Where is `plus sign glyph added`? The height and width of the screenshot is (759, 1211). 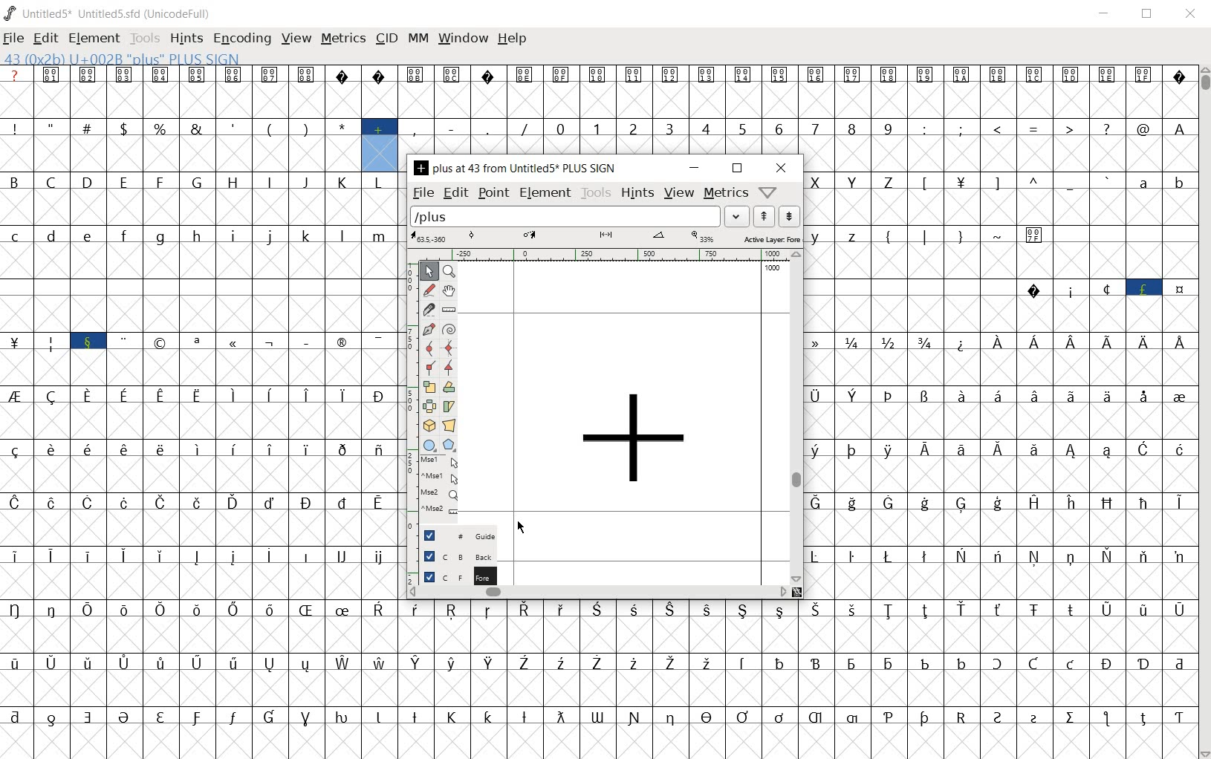
plus sign glyph added is located at coordinates (636, 444).